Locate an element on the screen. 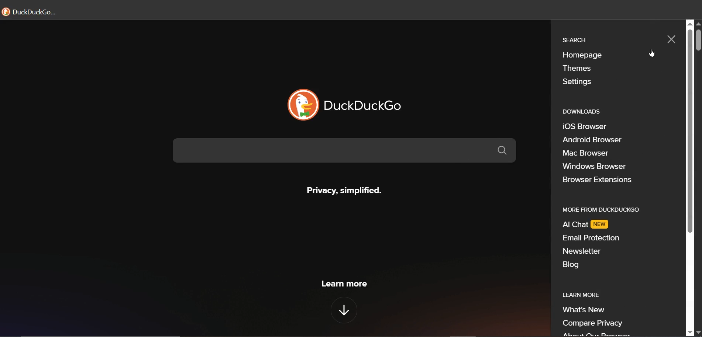  logo is located at coordinates (301, 105).